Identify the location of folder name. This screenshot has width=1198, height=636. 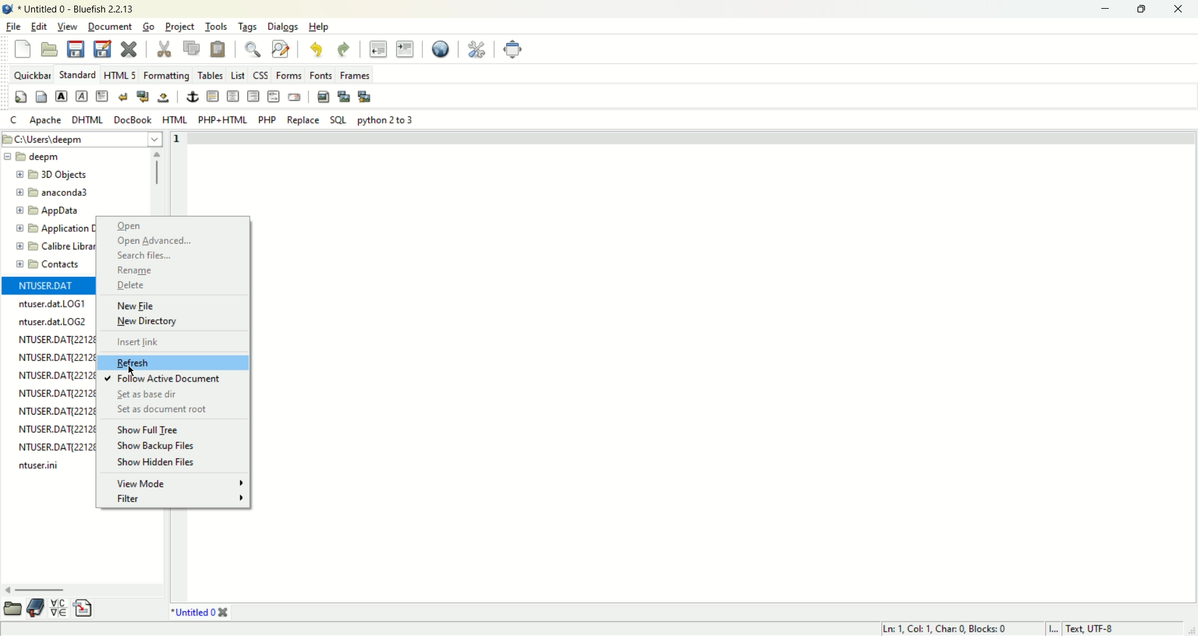
(52, 266).